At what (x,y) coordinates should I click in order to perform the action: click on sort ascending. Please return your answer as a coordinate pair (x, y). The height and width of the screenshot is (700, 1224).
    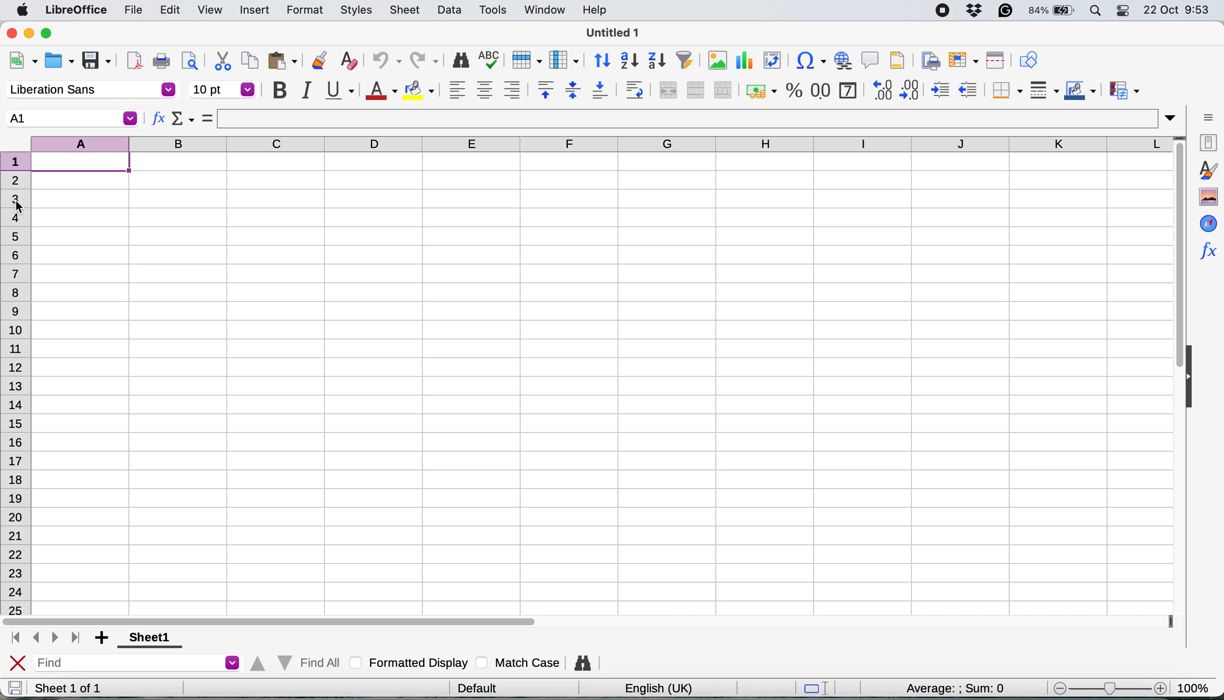
    Looking at the image, I should click on (629, 61).